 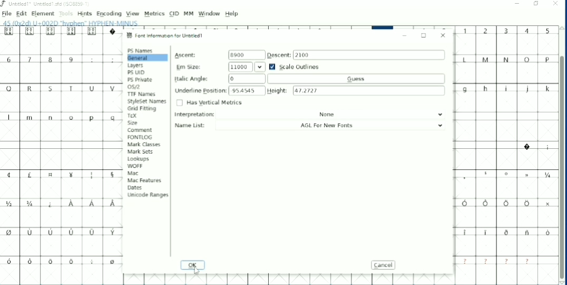 What do you see at coordinates (143, 109) in the screenshot?
I see `Grid Fitting` at bounding box center [143, 109].